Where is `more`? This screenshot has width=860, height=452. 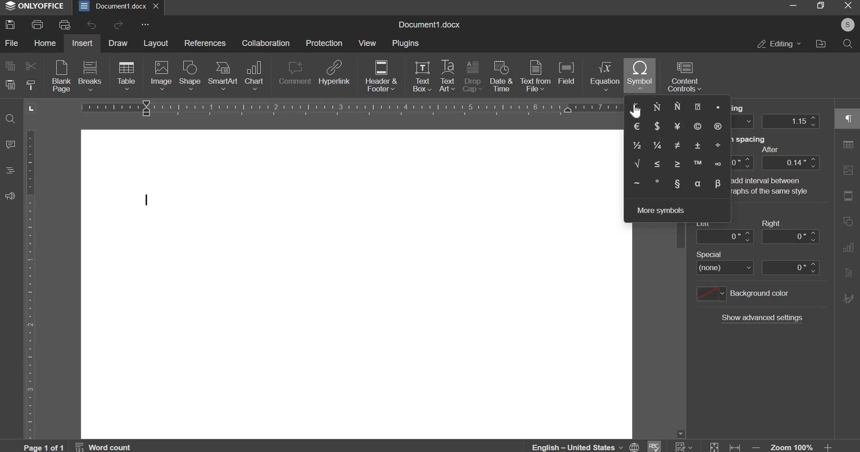 more is located at coordinates (144, 24).